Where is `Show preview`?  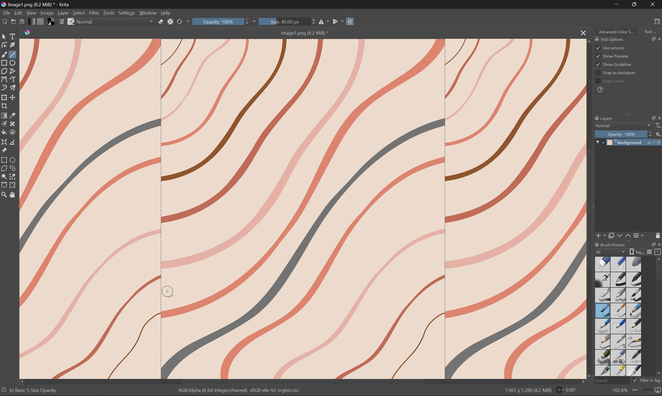 Show preview is located at coordinates (612, 56).